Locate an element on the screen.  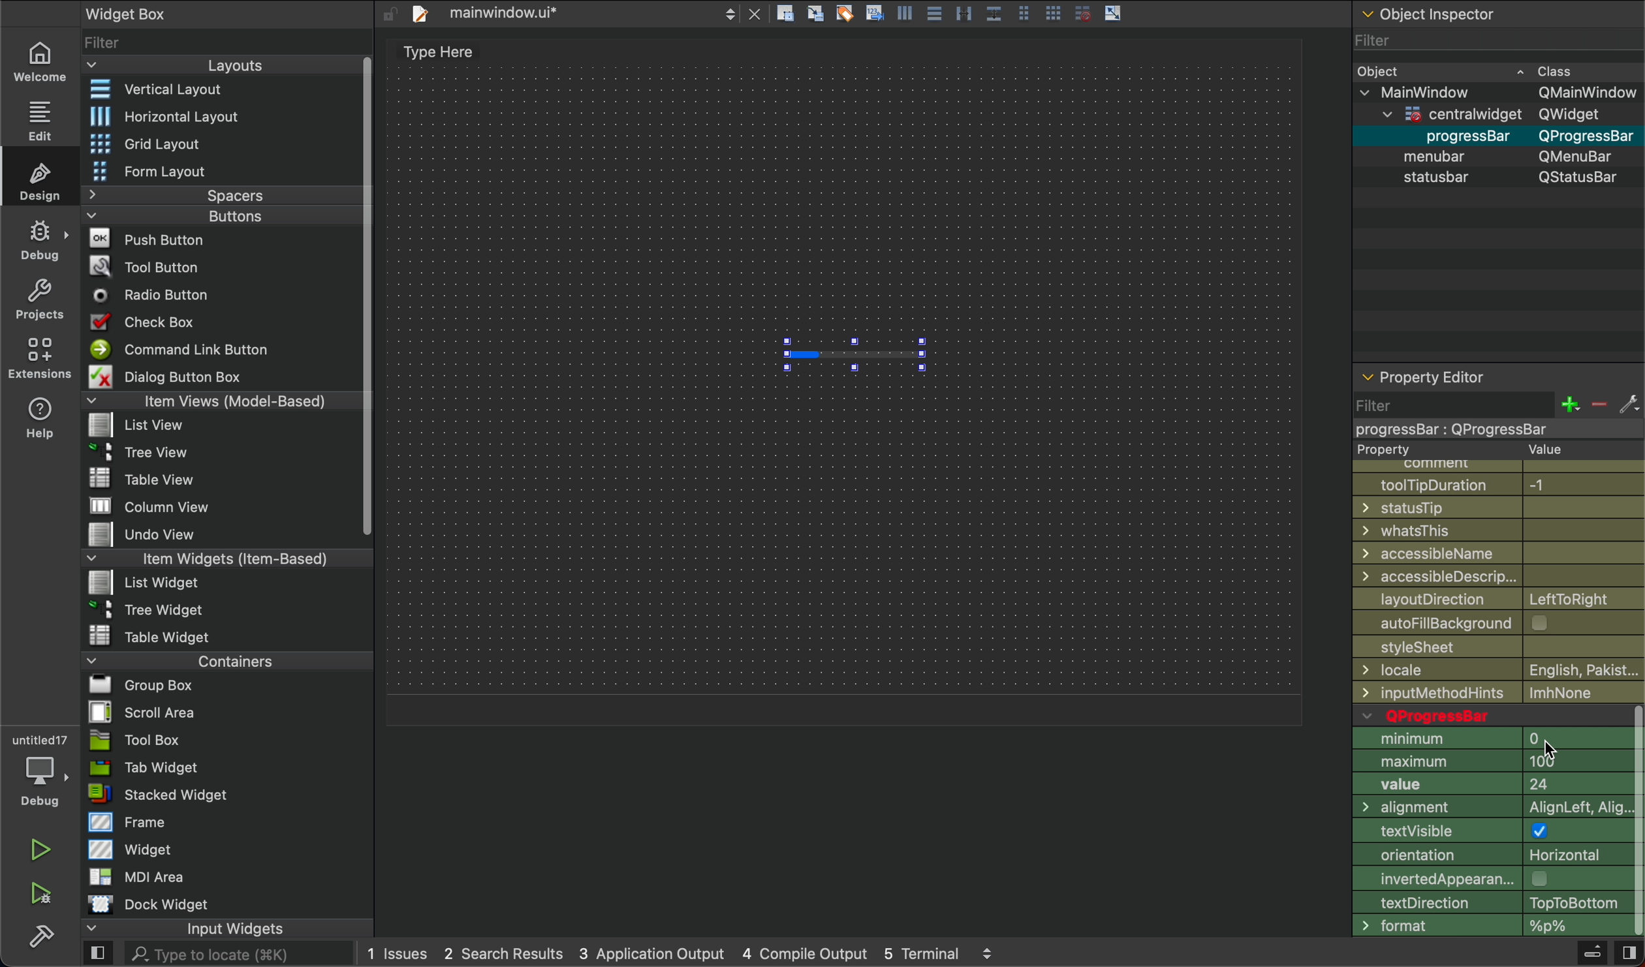
Dock WIdget is located at coordinates (148, 904).